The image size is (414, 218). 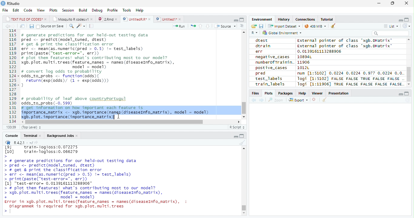 What do you see at coordinates (179, 26) in the screenshot?
I see `Run` at bounding box center [179, 26].